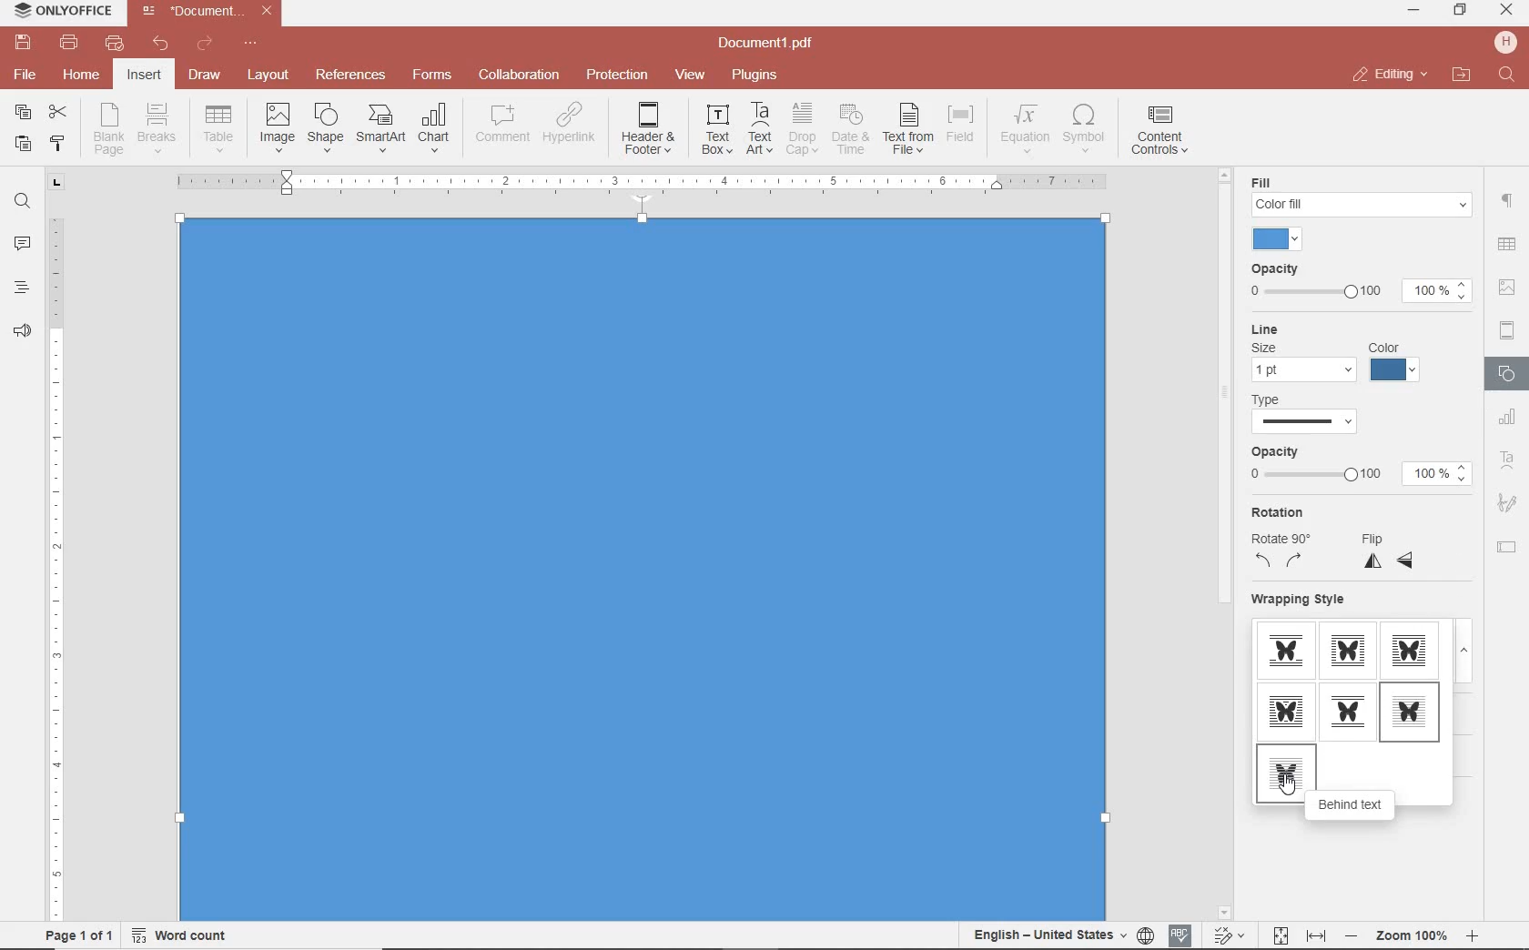 This screenshot has height=950, width=1529. Describe the element at coordinates (758, 76) in the screenshot. I see `plugins` at that location.